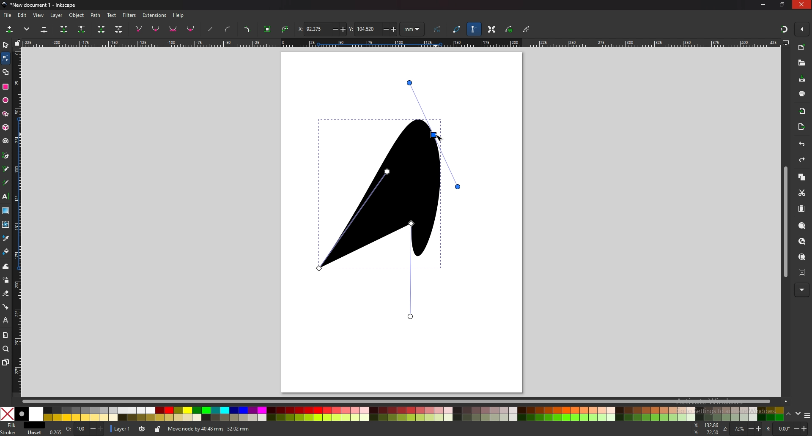 The width and height of the screenshot is (812, 436). Describe the element at coordinates (23, 16) in the screenshot. I see `edit` at that location.